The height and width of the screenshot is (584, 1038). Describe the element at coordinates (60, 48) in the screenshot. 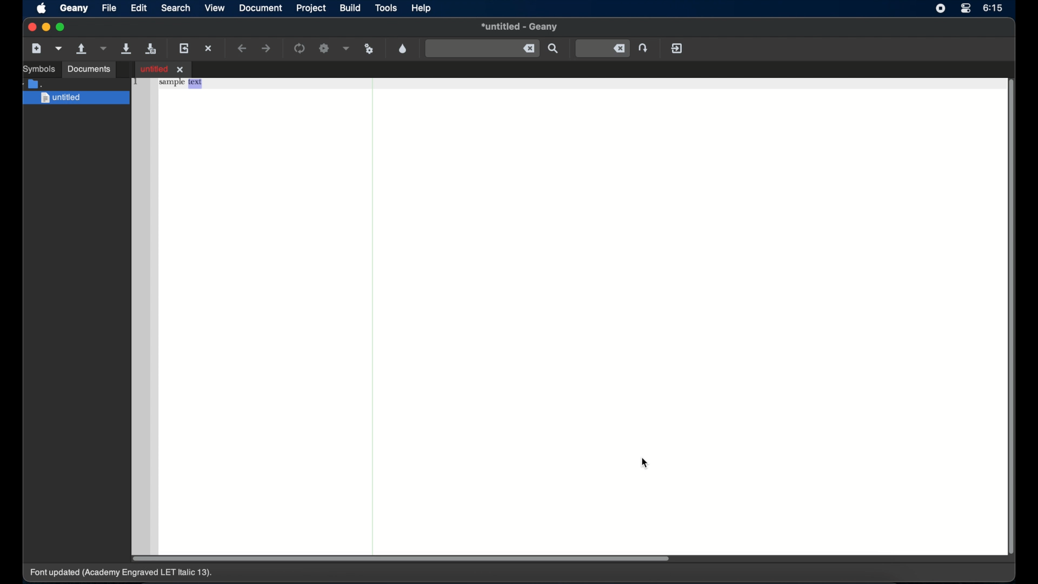

I see `open a file from template` at that location.